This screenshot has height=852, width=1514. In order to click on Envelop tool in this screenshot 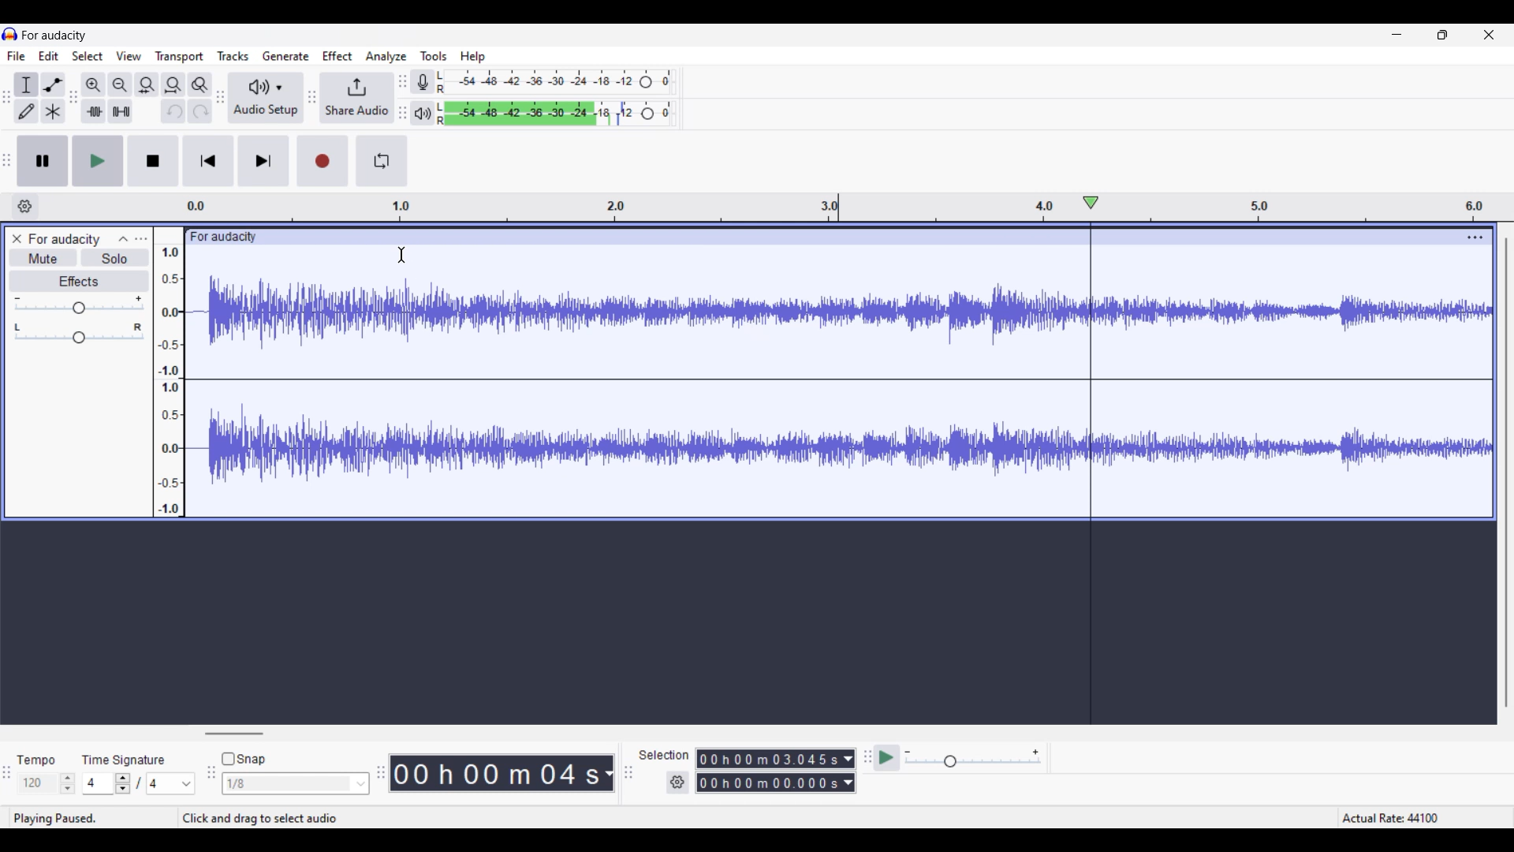, I will do `click(54, 85)`.